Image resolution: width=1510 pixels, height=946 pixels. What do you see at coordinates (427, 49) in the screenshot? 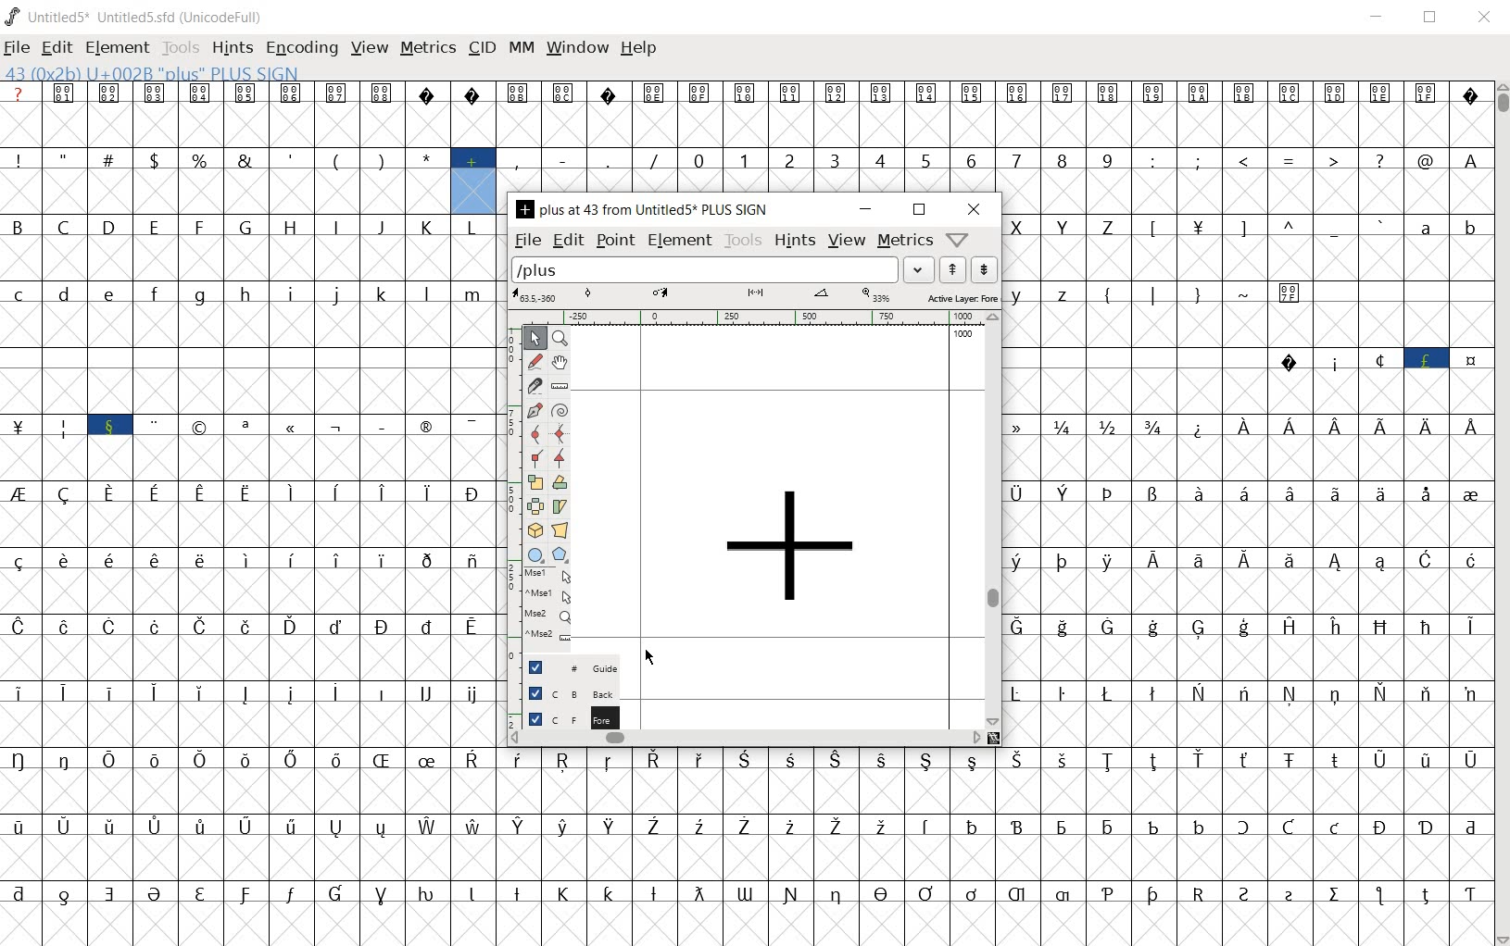
I see `metrics` at bounding box center [427, 49].